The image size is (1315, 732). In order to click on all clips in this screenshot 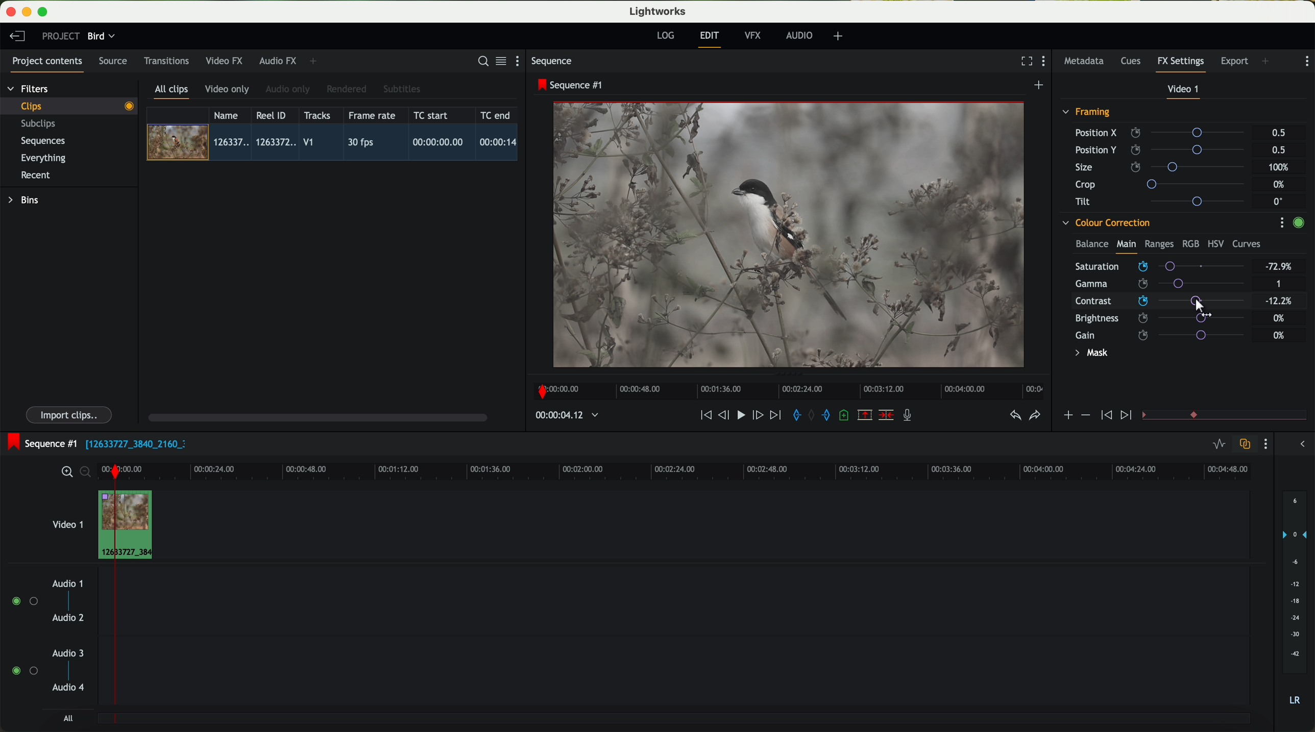, I will do `click(172, 92)`.